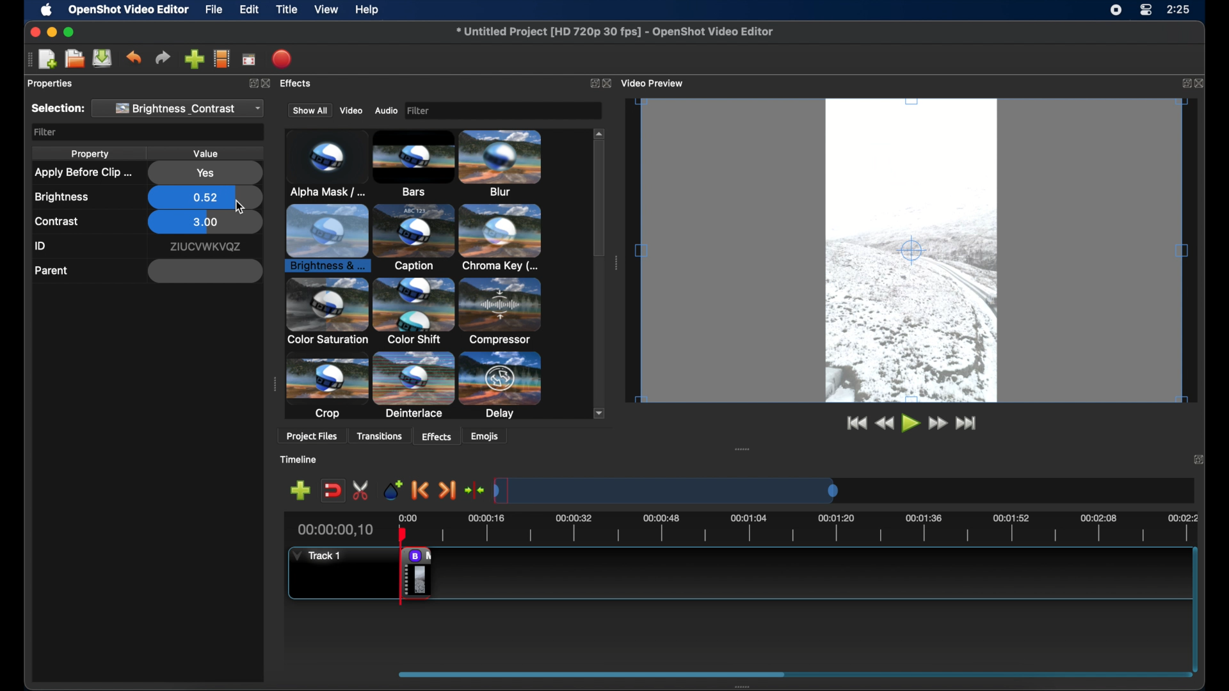 The image size is (1229, 691). Describe the element at coordinates (419, 489) in the screenshot. I see `previous marker` at that location.